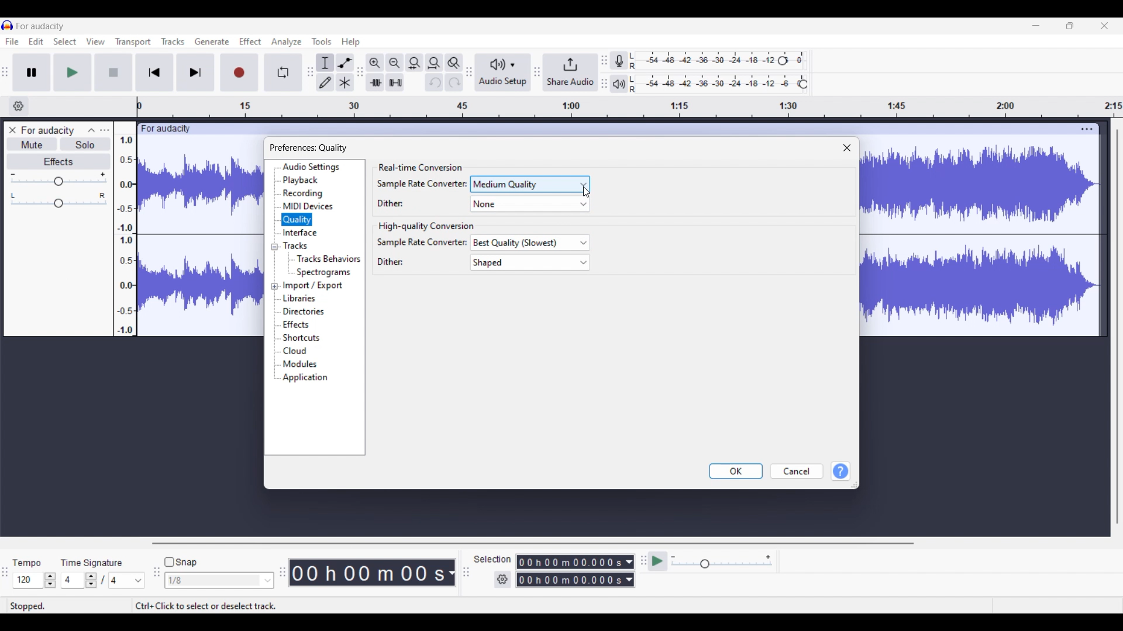 The height and width of the screenshot is (631, 1123). I want to click on Collapse, so click(91, 130).